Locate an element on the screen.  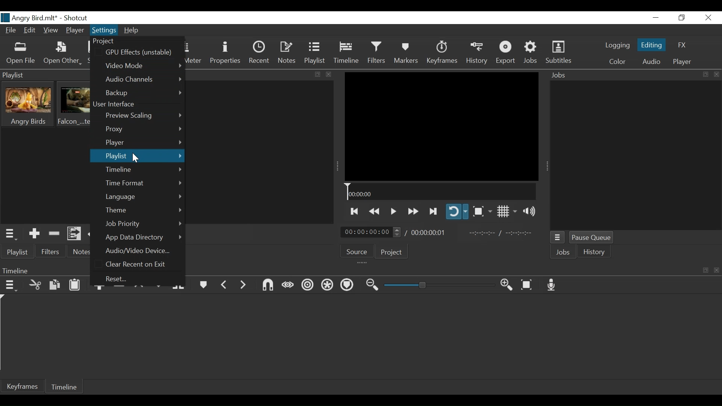
Timeline is located at coordinates (64, 386).